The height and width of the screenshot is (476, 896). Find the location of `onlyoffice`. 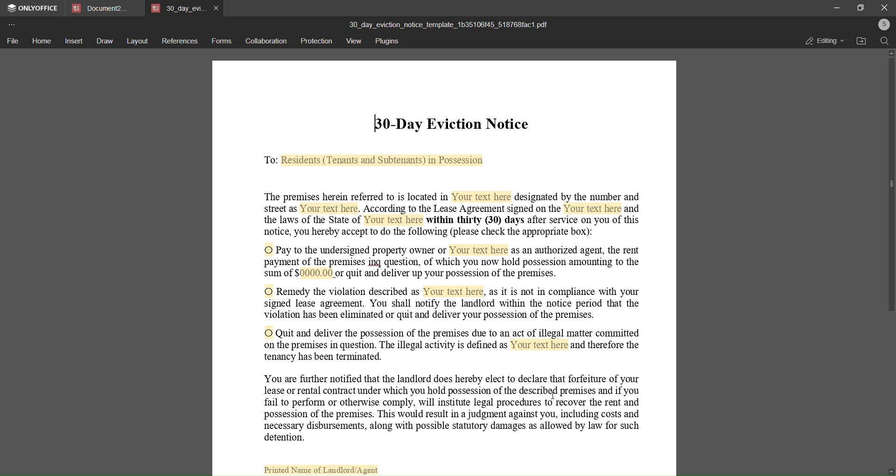

onlyoffice is located at coordinates (32, 8).